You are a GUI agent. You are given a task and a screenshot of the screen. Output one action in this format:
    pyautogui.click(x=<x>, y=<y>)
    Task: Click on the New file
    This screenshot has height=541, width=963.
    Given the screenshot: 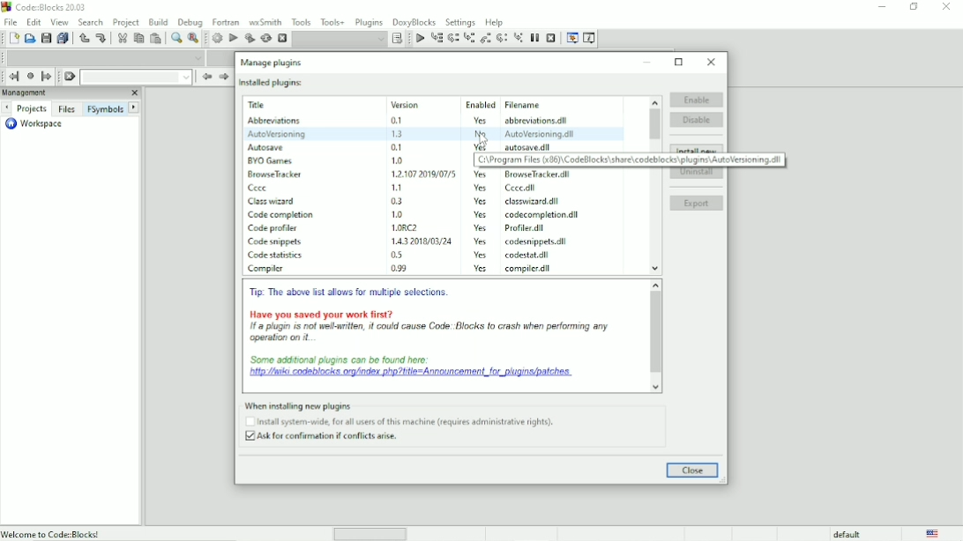 What is the action you would take?
    pyautogui.click(x=12, y=38)
    